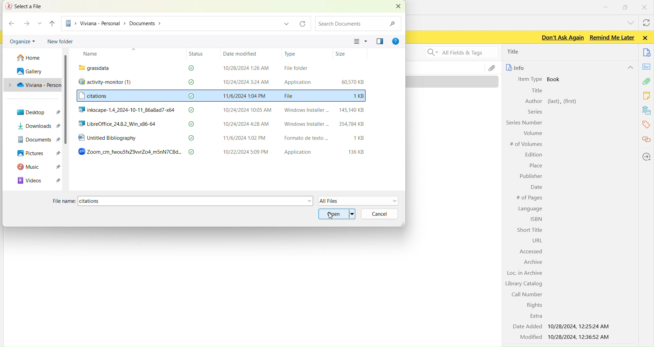 The width and height of the screenshot is (654, 347). I want to click on list all tabs, so click(631, 22).